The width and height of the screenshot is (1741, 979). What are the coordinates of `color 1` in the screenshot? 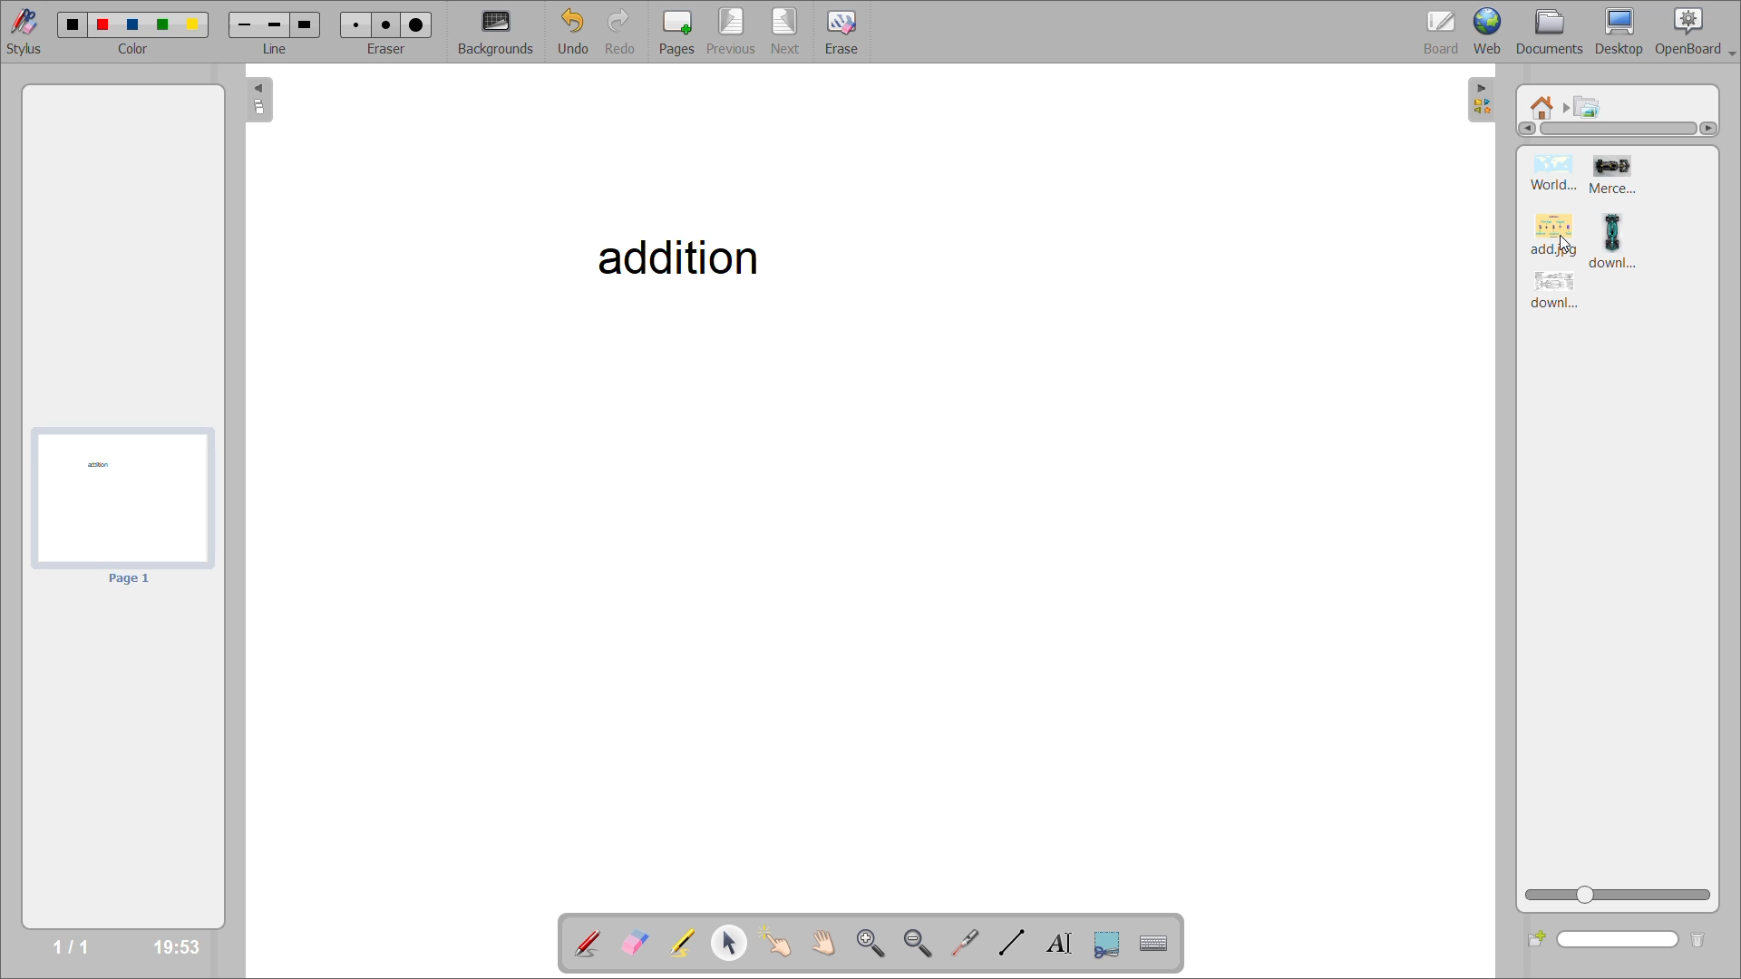 It's located at (75, 25).